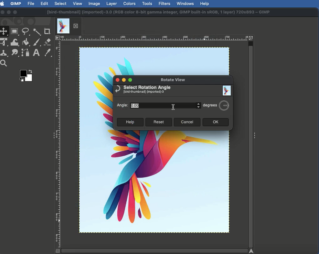 The image size is (319, 254). Describe the element at coordinates (129, 122) in the screenshot. I see `Help` at that location.